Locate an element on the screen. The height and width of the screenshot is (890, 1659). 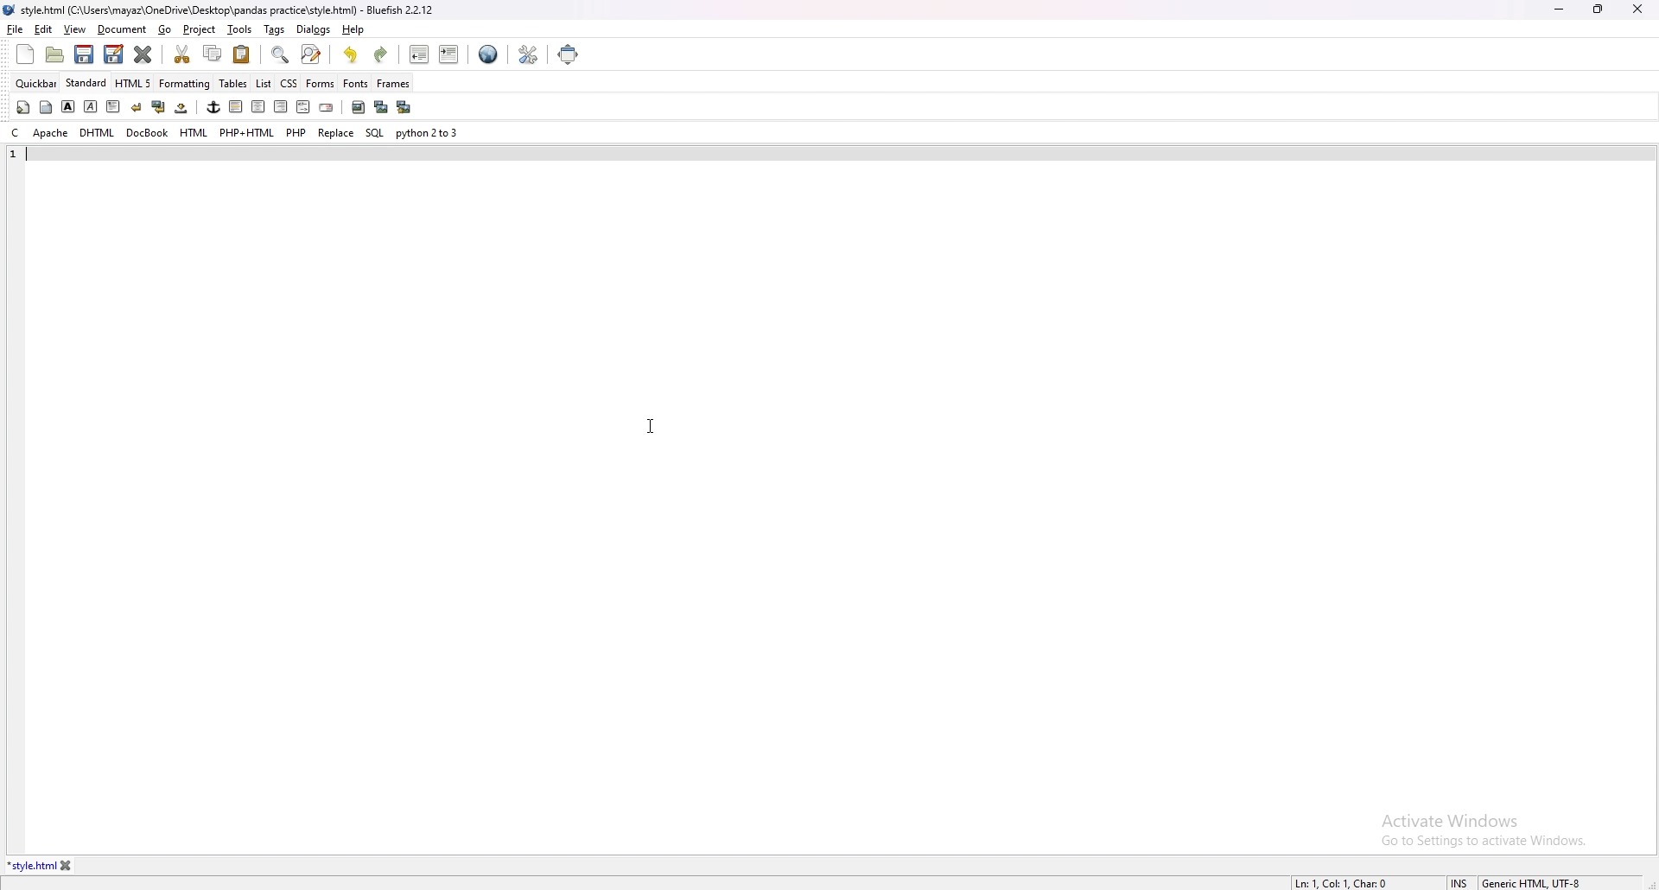
close tab is located at coordinates (67, 866).